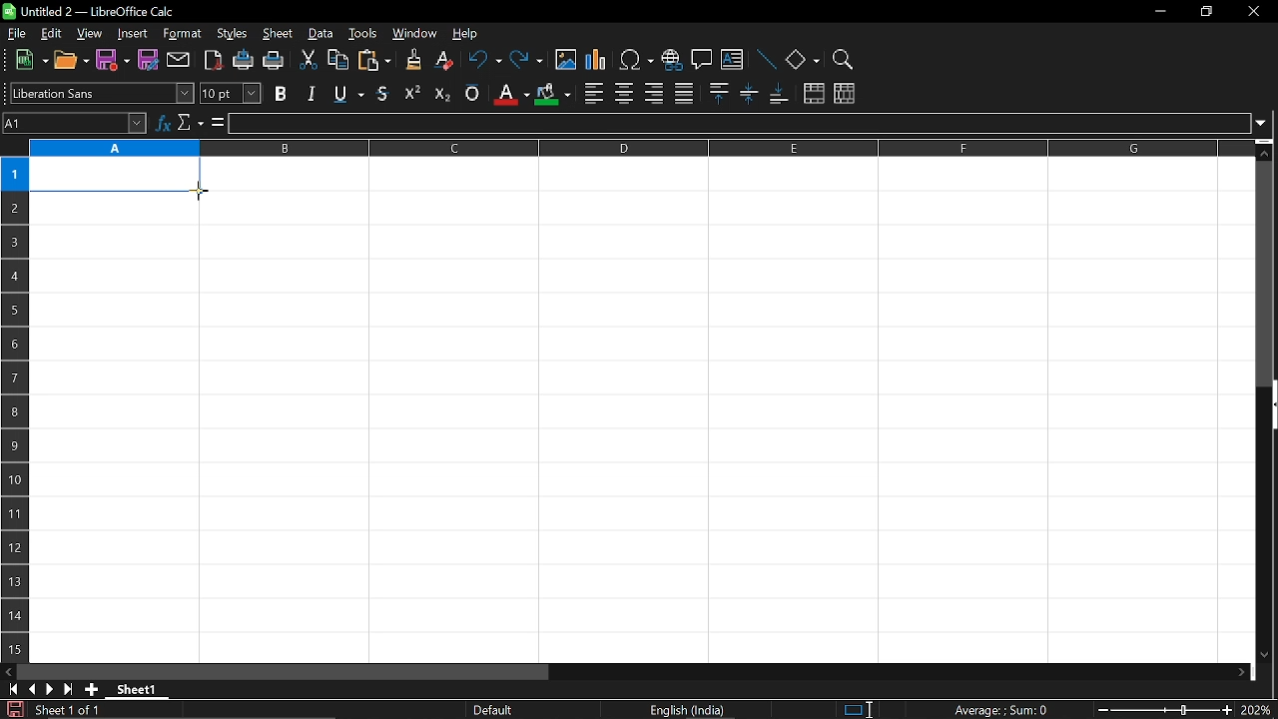  Describe the element at coordinates (71, 62) in the screenshot. I see `open` at that location.